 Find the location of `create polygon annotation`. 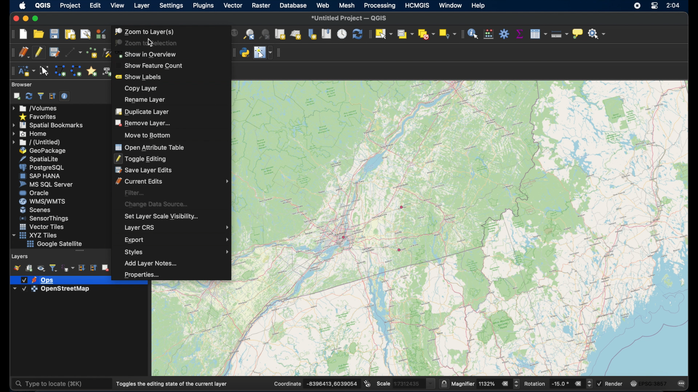

create polygon annotation is located at coordinates (60, 70).